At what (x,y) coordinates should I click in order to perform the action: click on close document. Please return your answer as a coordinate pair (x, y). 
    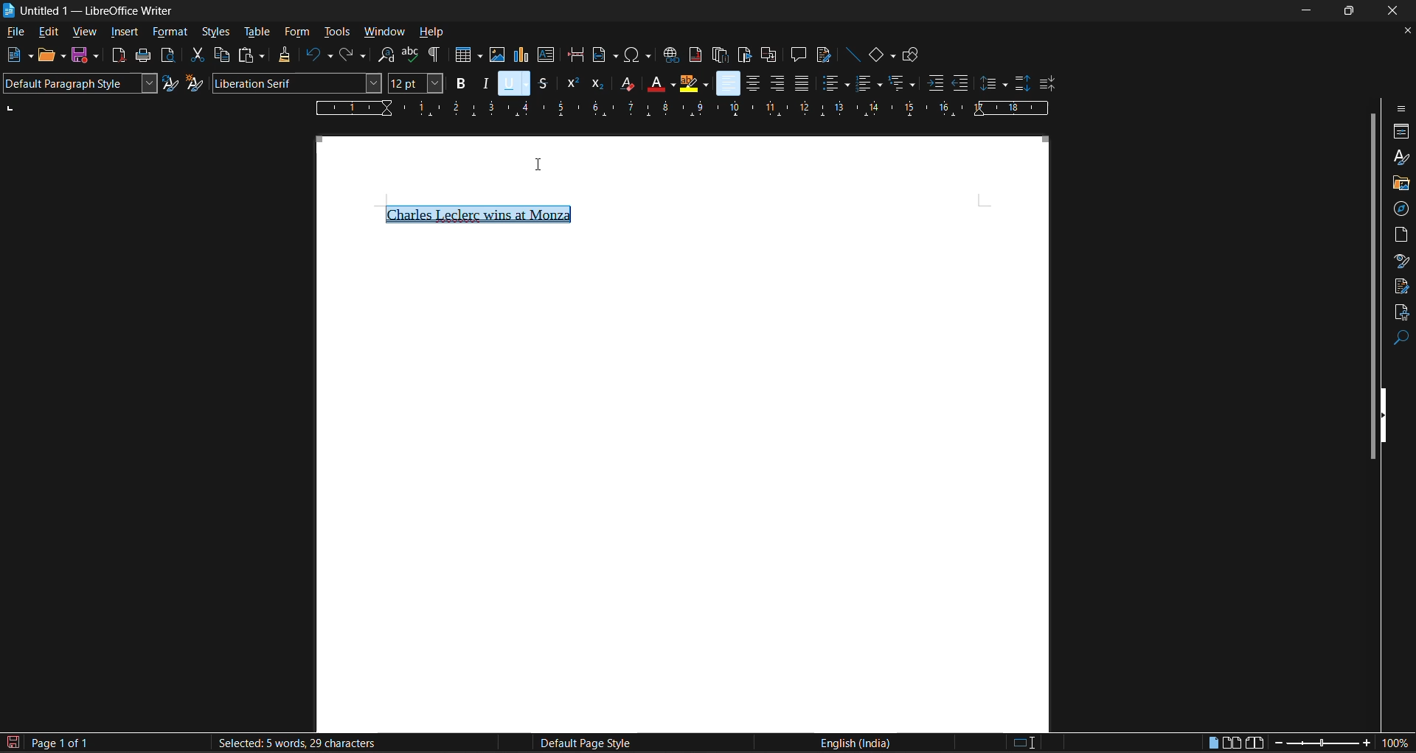
    Looking at the image, I should click on (1403, 31).